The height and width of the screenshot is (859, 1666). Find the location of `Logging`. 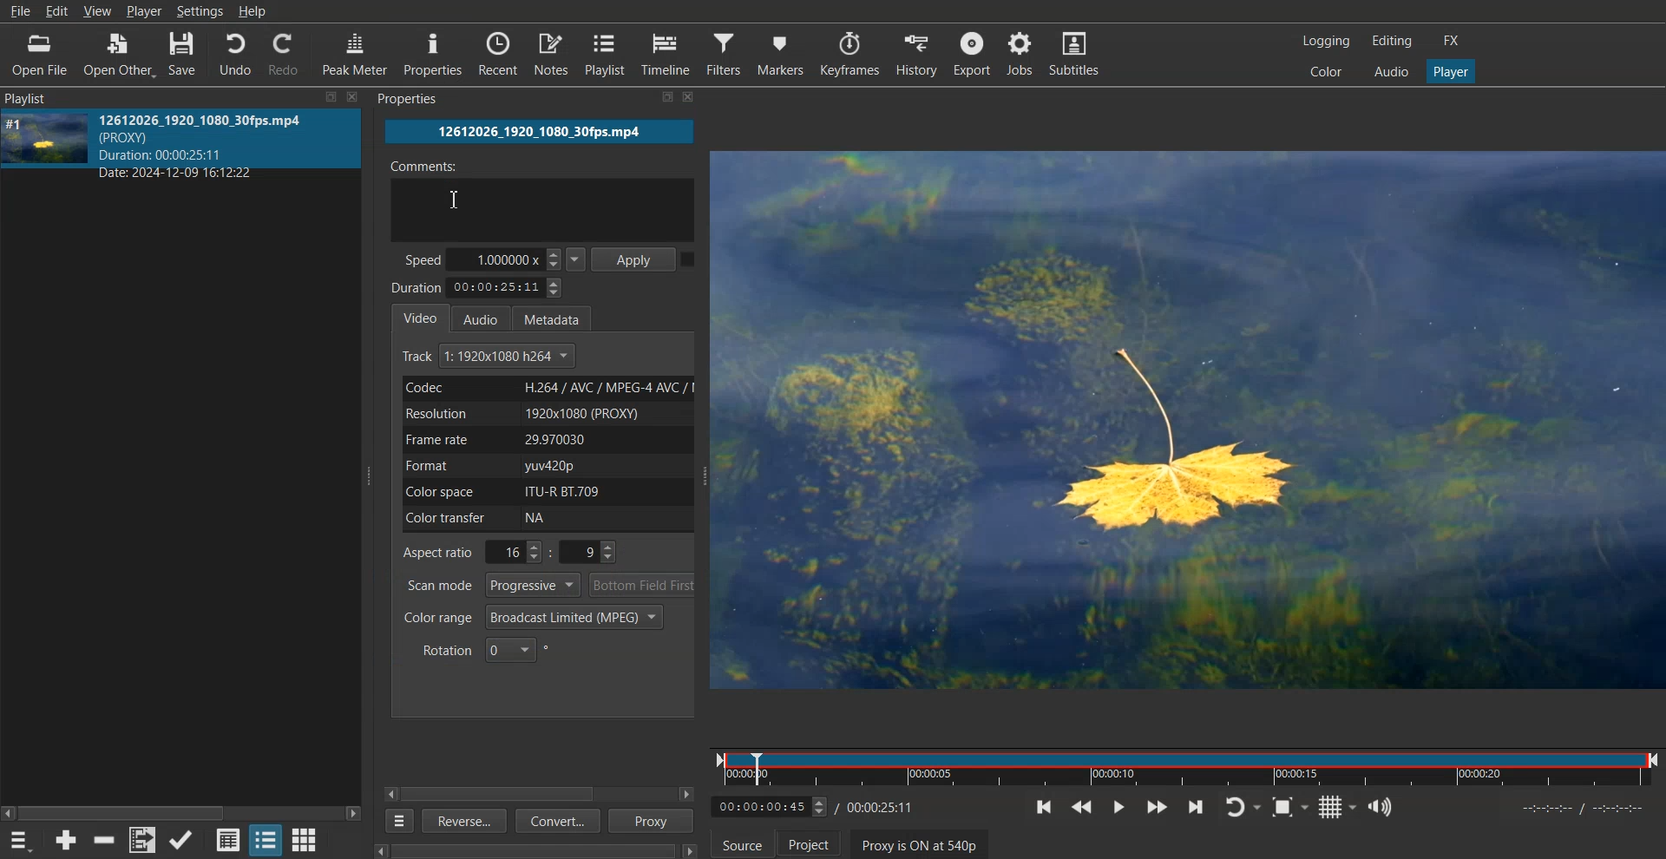

Logging is located at coordinates (1327, 41).